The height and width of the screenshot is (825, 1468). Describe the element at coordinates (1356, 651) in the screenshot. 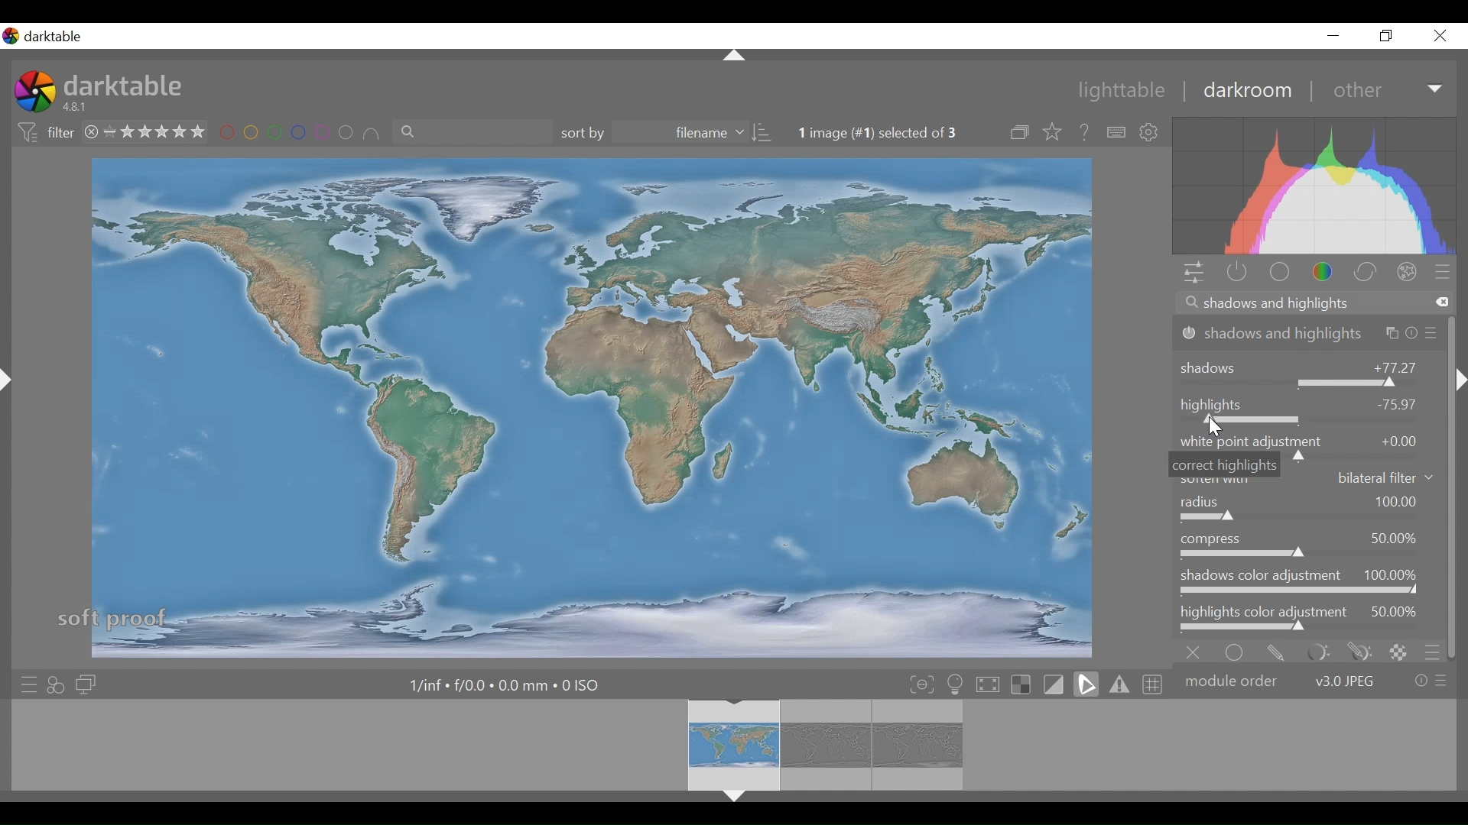

I see `drawn and parametric mask` at that location.